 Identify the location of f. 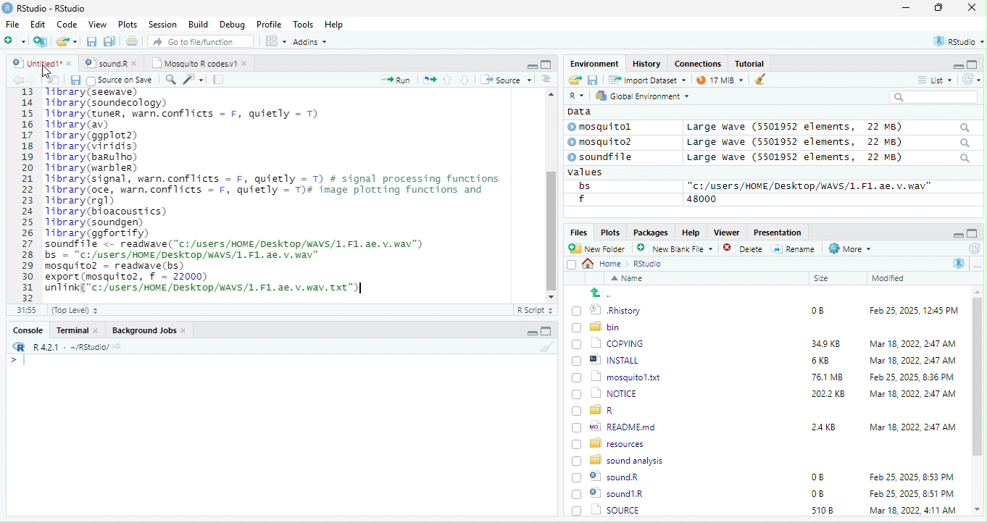
(581, 199).